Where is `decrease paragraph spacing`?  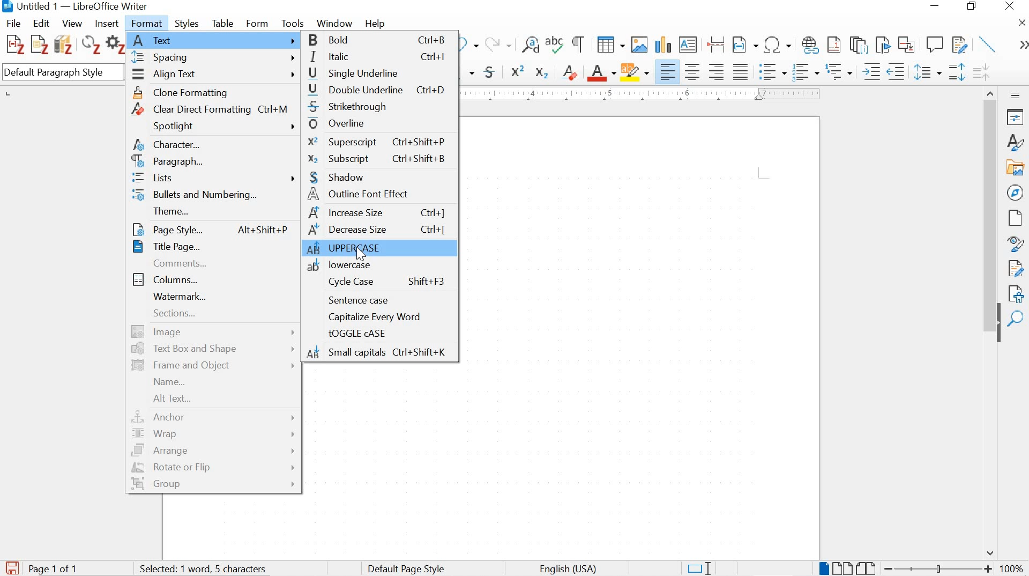
decrease paragraph spacing is located at coordinates (981, 73).